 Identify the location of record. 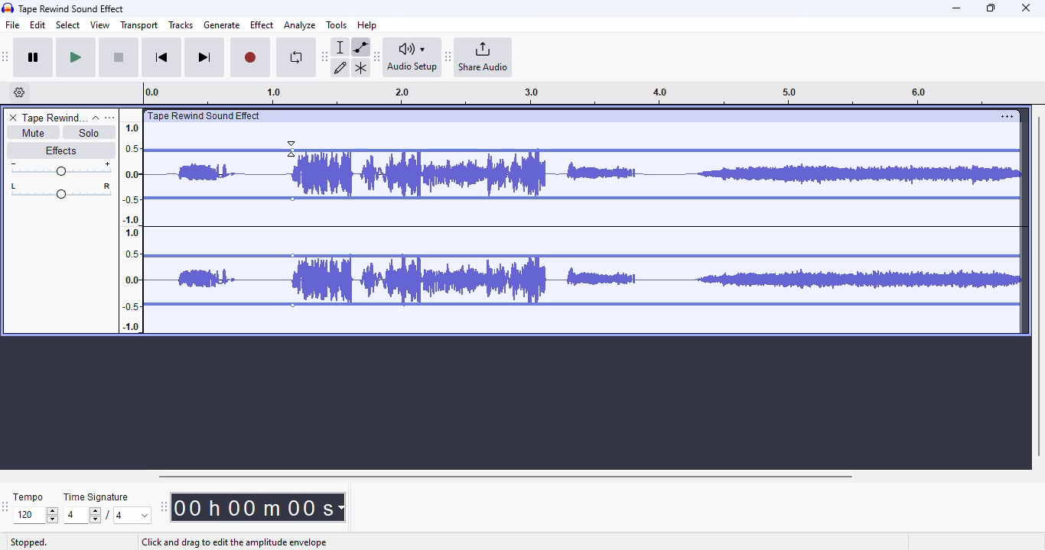
(250, 58).